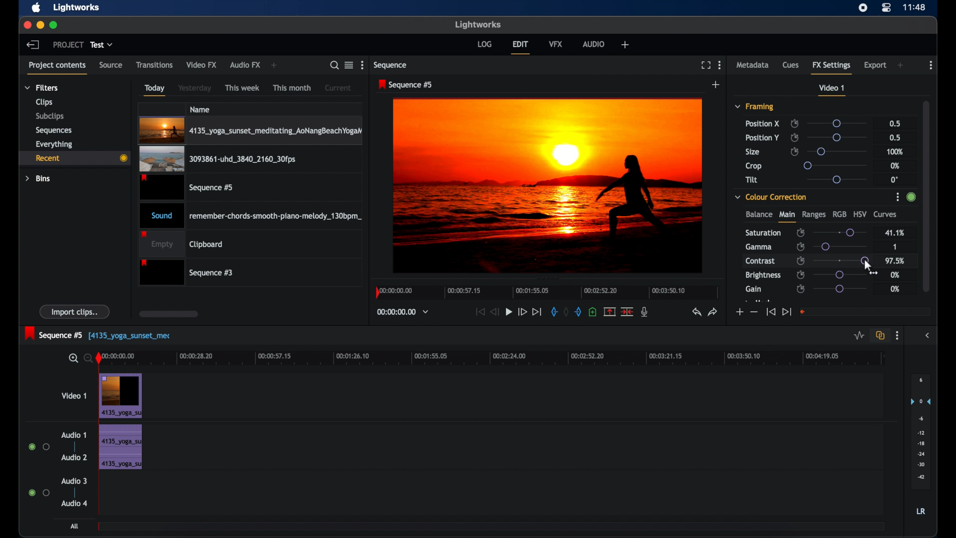 The image size is (956, 538). I want to click on zoom, so click(79, 358).